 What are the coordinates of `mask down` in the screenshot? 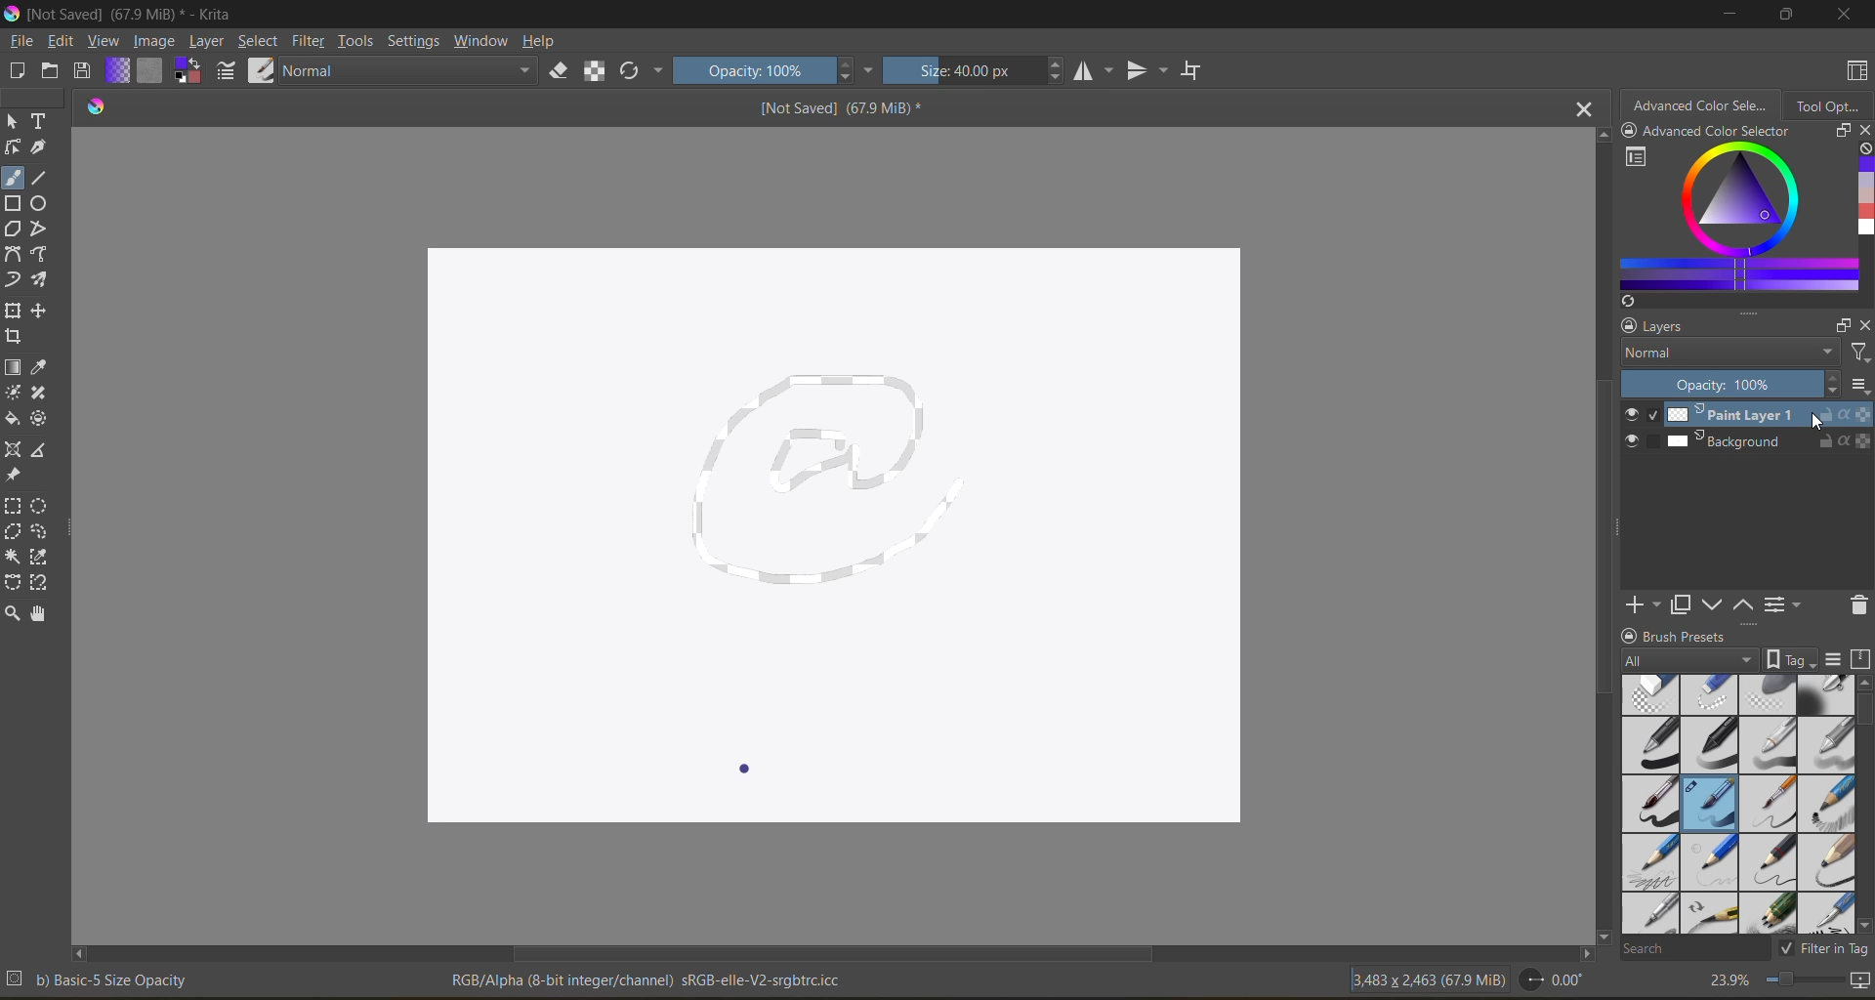 It's located at (1711, 603).